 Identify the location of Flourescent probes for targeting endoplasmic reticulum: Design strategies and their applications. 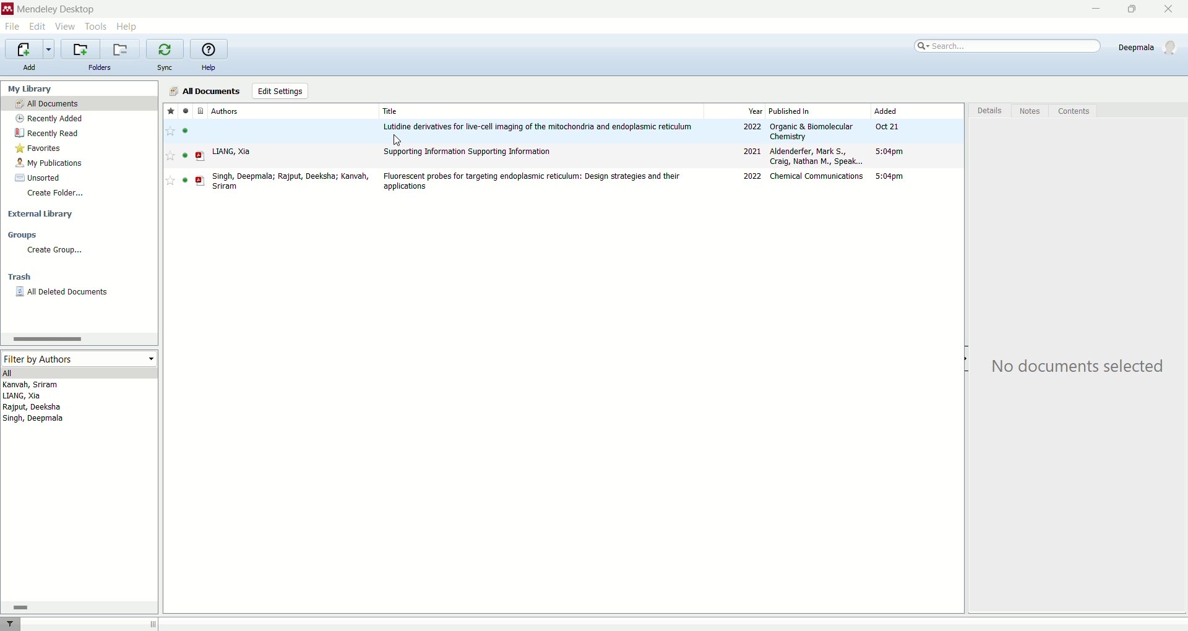
(533, 182).